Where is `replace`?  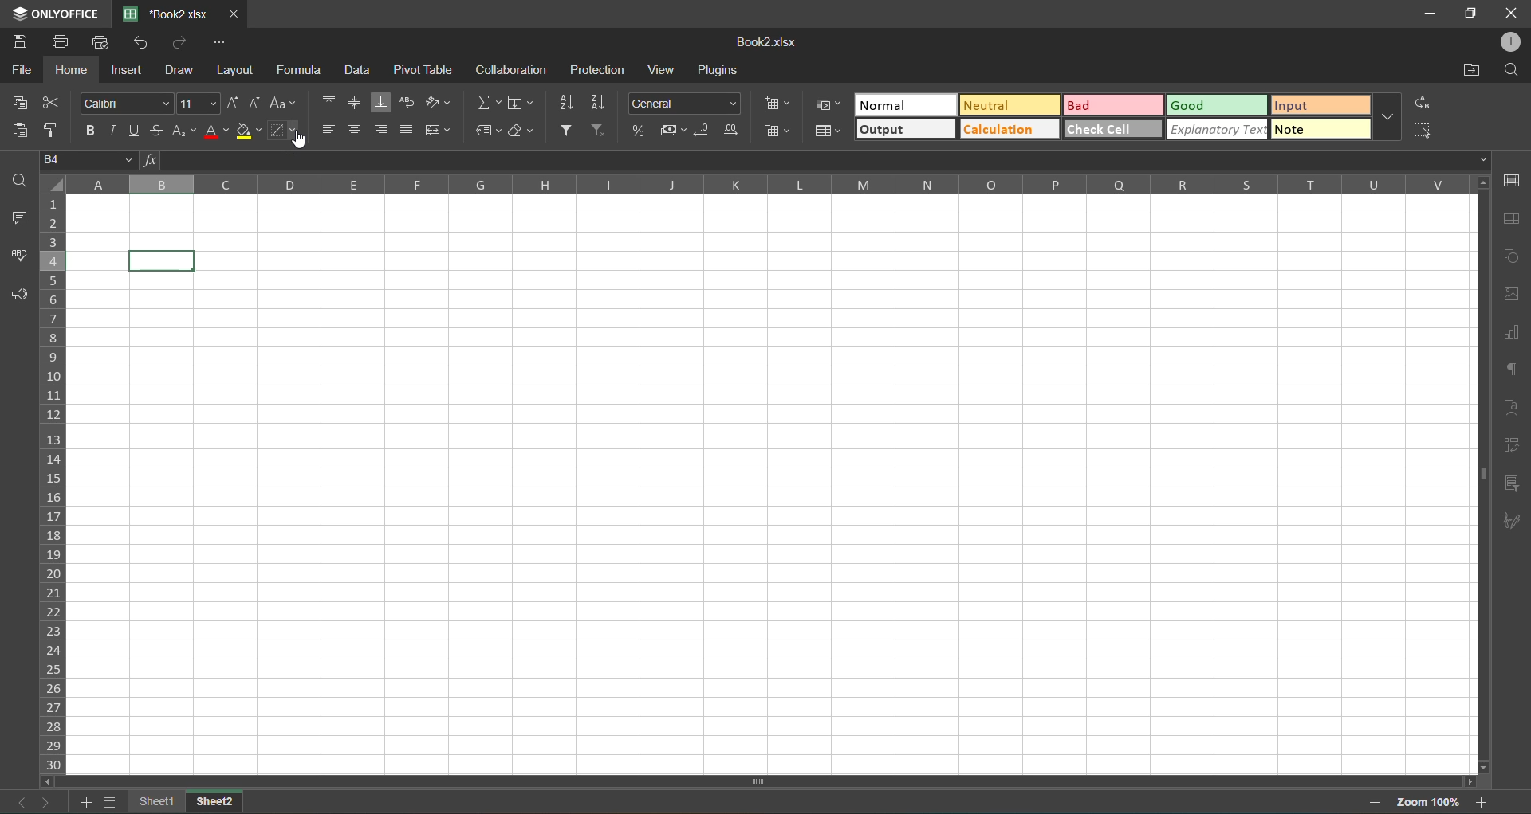 replace is located at coordinates (1422, 100).